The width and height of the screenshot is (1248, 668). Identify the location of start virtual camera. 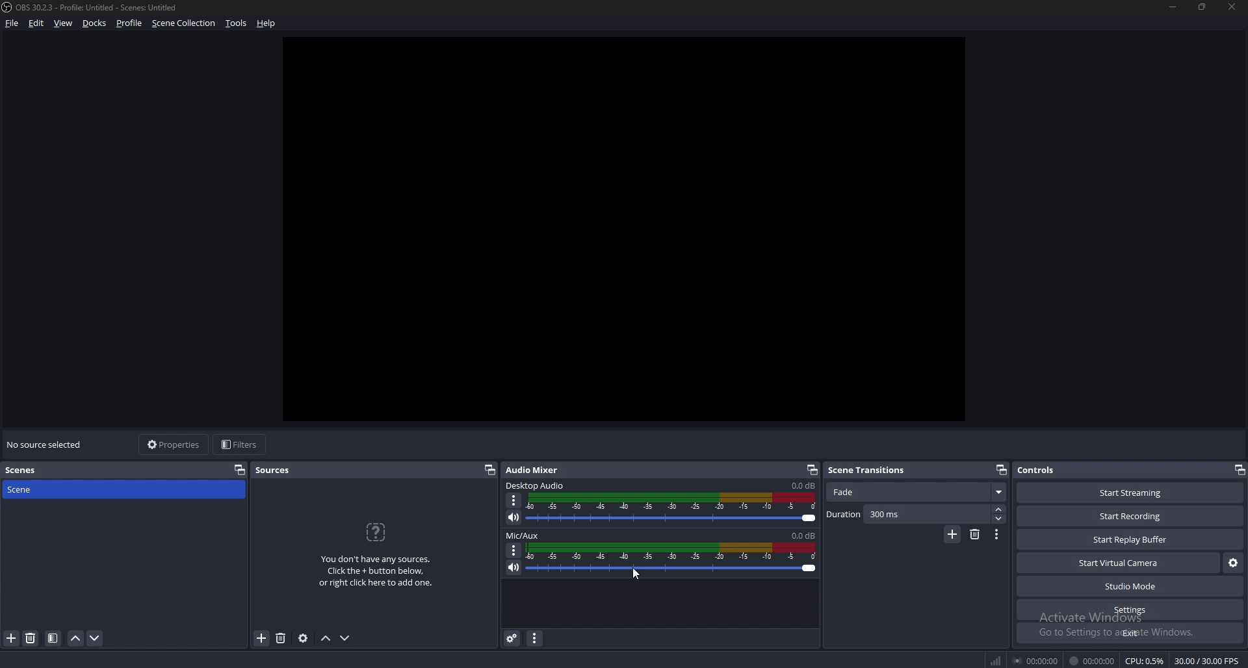
(1119, 563).